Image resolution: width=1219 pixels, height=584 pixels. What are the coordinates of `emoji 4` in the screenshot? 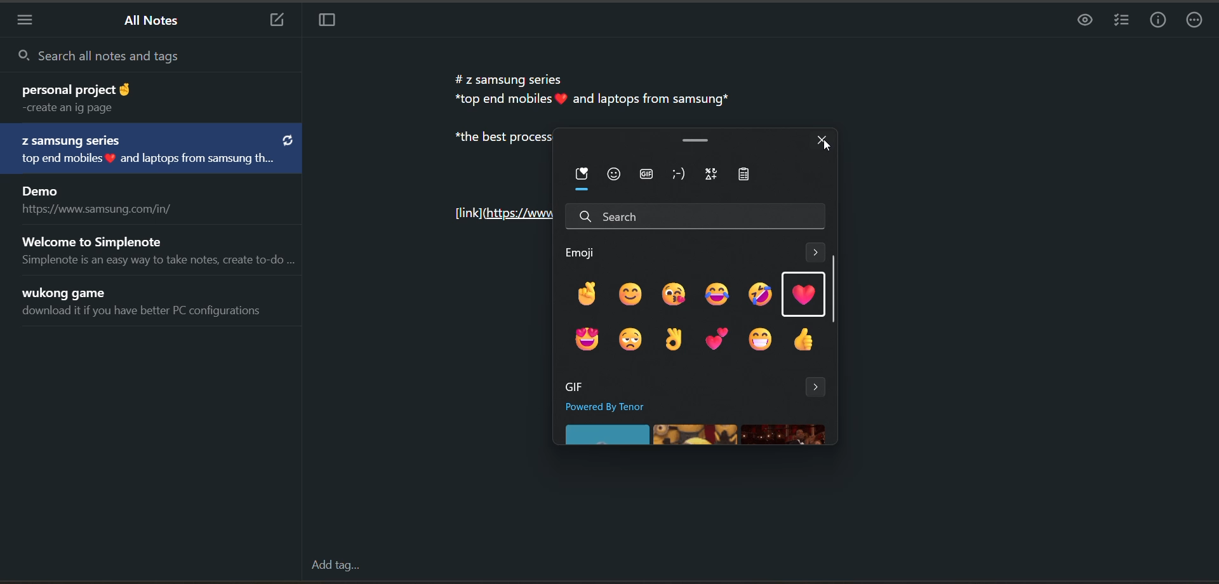 It's located at (716, 294).